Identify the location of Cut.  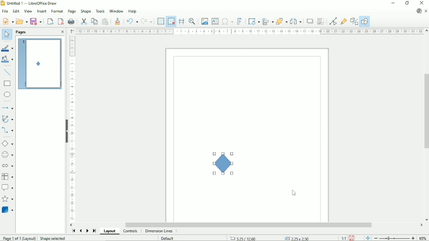
(84, 21).